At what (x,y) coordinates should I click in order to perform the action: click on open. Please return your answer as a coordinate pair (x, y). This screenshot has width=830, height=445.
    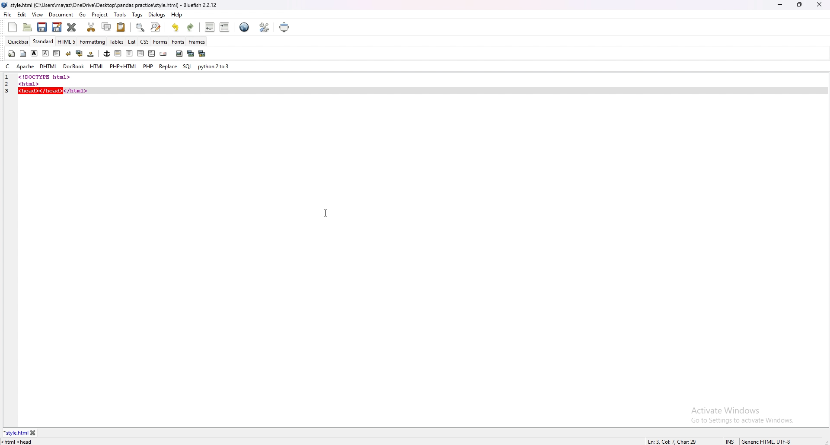
    Looking at the image, I should click on (29, 27).